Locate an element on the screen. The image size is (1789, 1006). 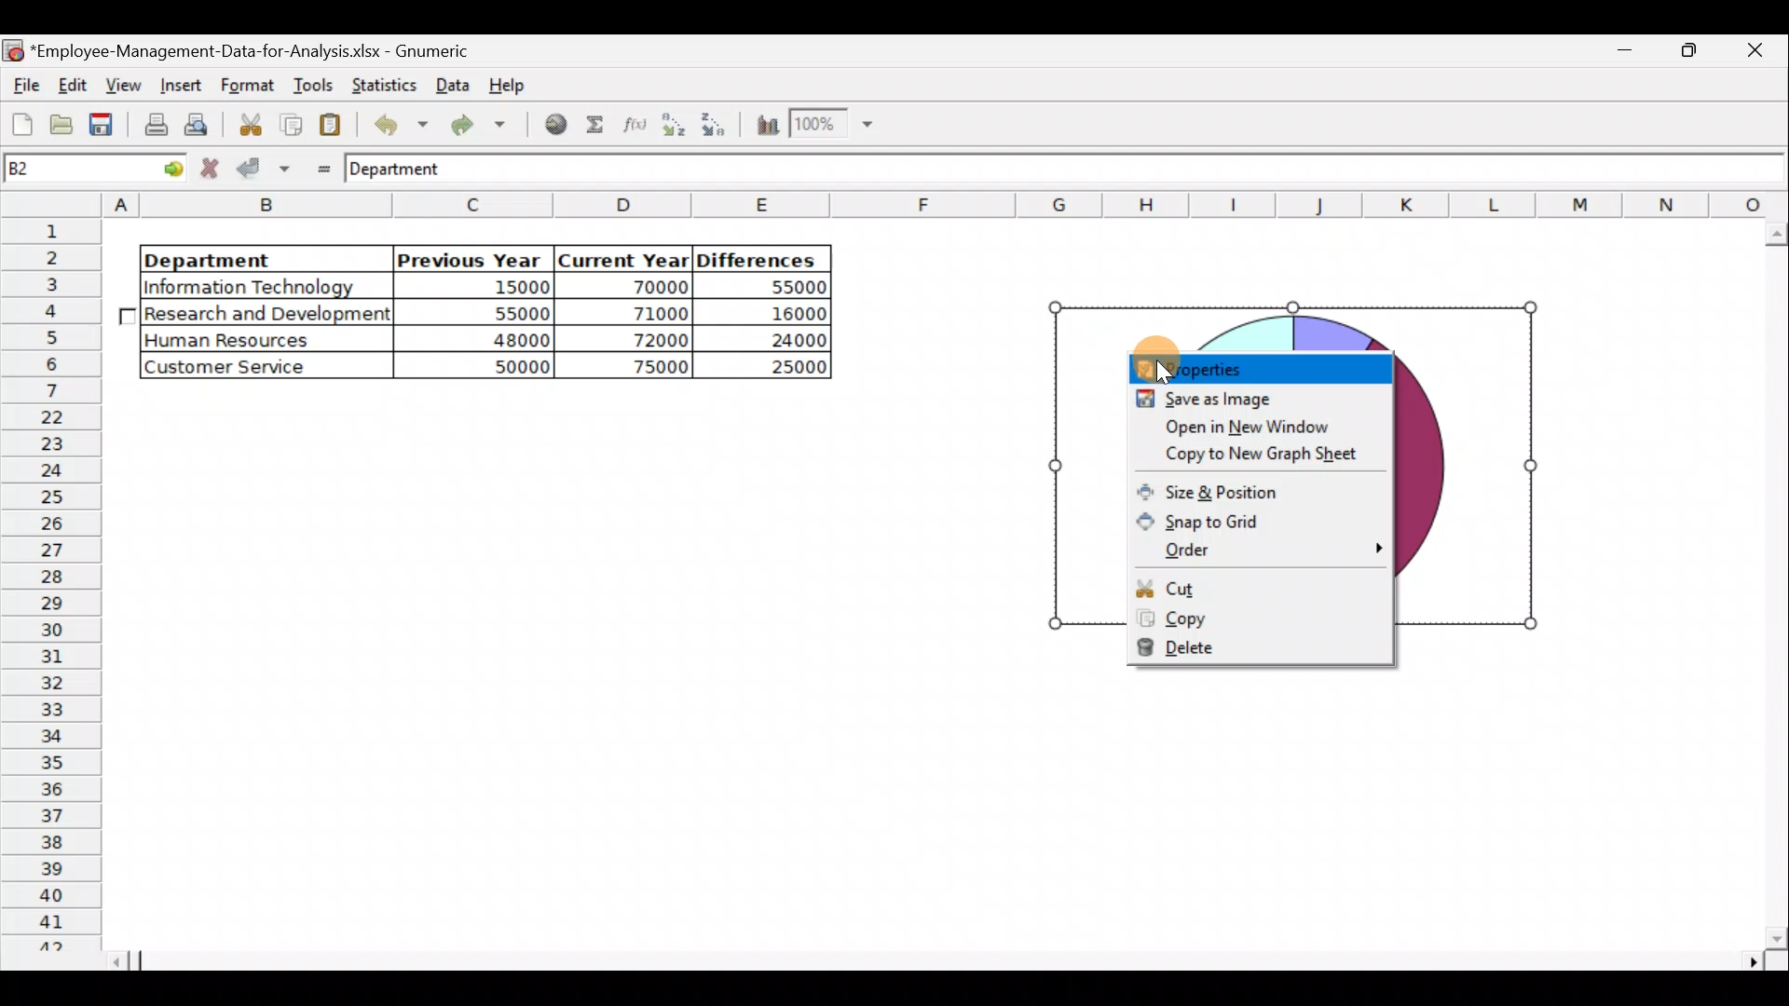
File is located at coordinates (23, 80).